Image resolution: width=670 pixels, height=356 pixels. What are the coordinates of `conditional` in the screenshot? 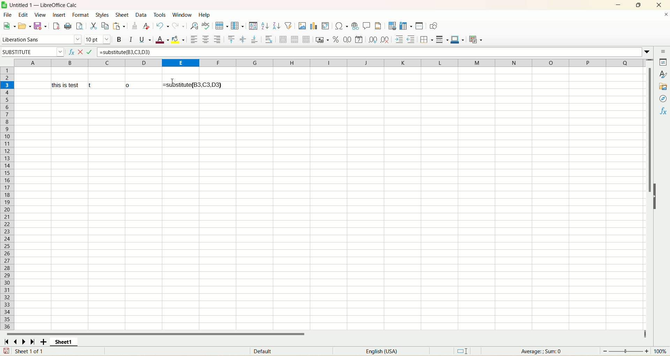 It's located at (476, 40).